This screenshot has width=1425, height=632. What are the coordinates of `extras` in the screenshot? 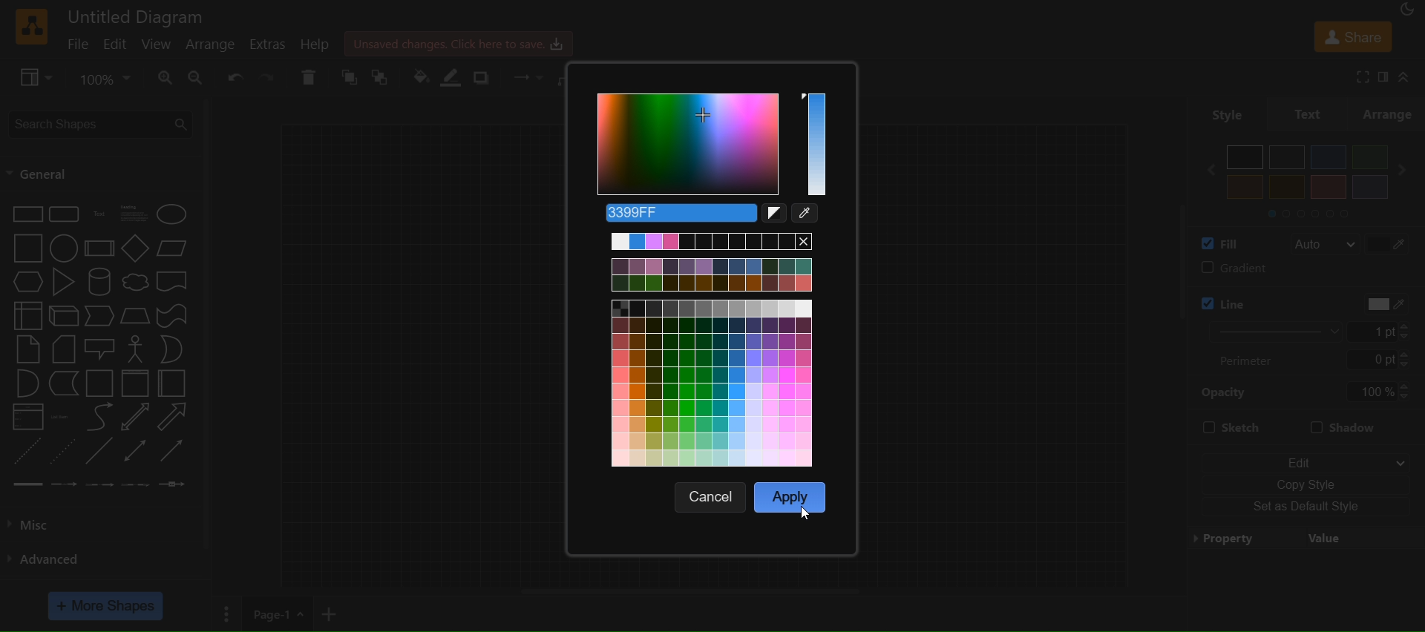 It's located at (274, 44).